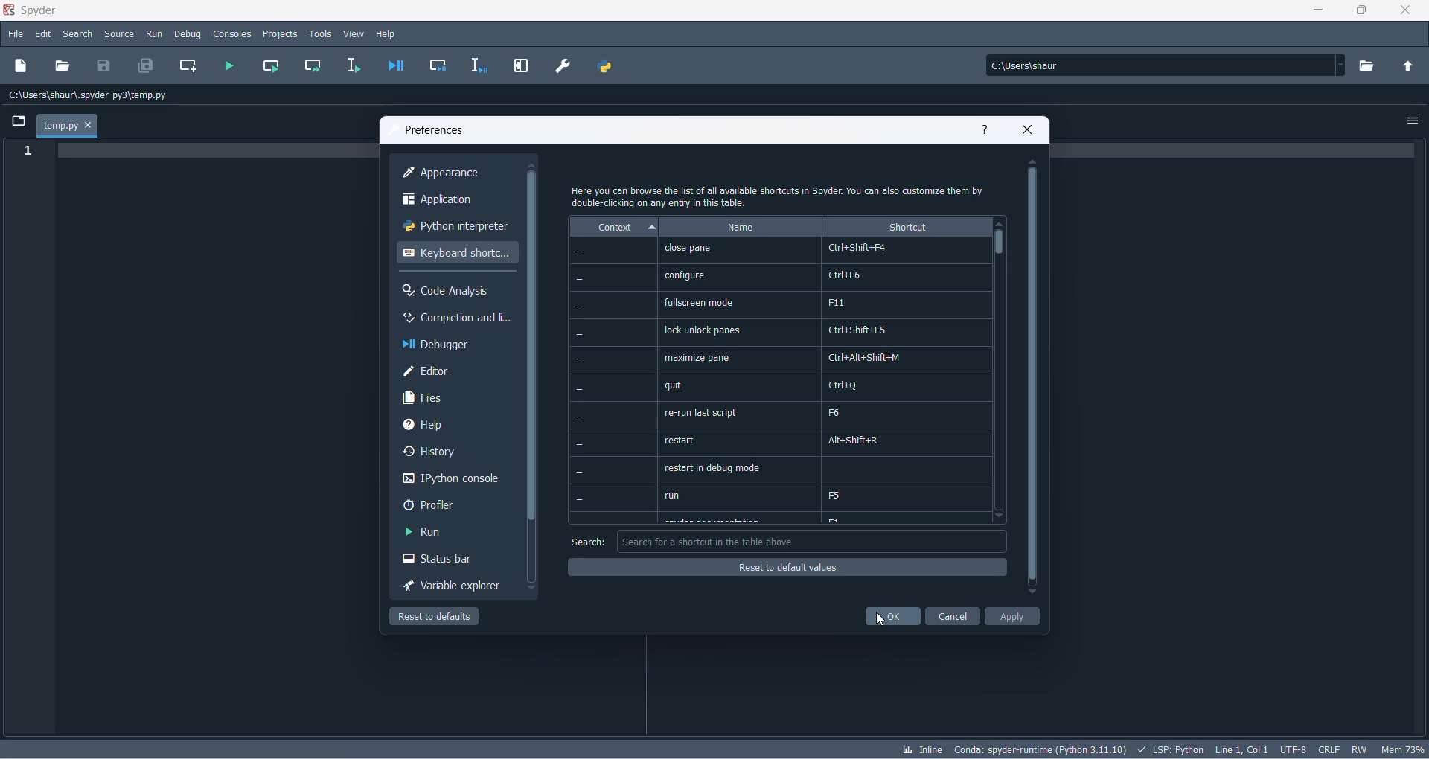 Image resolution: width=1429 pixels, height=759 pixels. What do you see at coordinates (531, 166) in the screenshot?
I see `move up` at bounding box center [531, 166].